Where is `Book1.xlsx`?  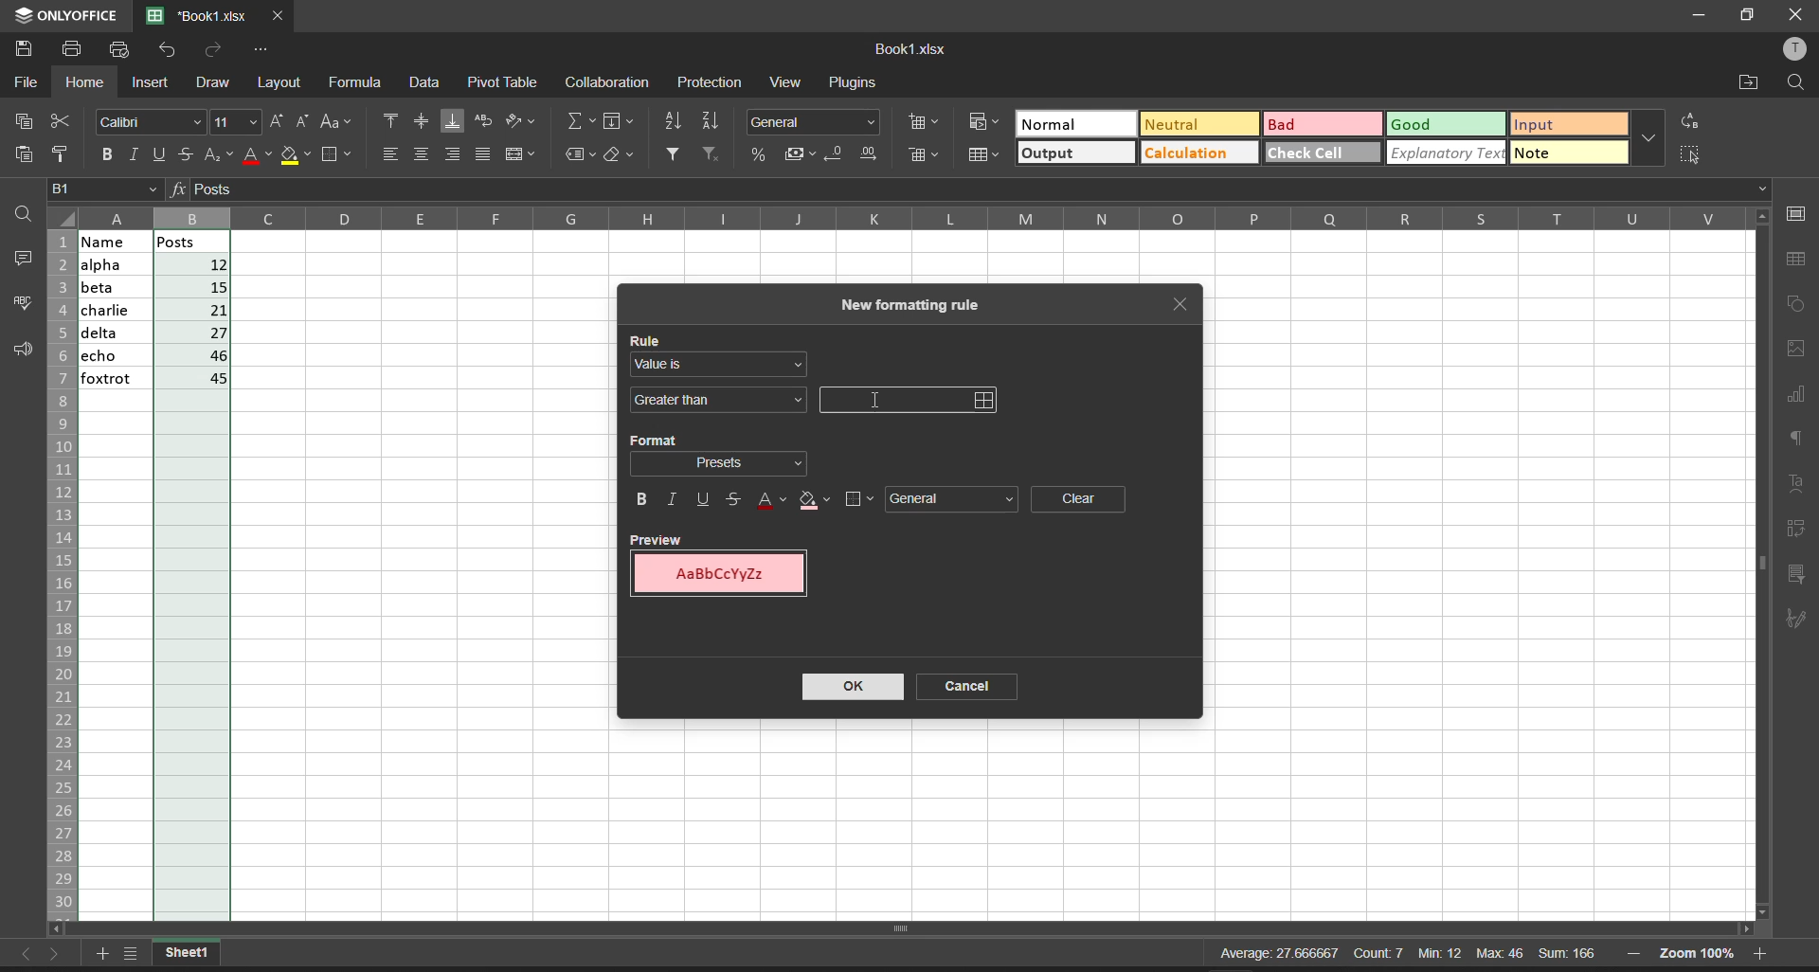 Book1.xlsx is located at coordinates (909, 48).